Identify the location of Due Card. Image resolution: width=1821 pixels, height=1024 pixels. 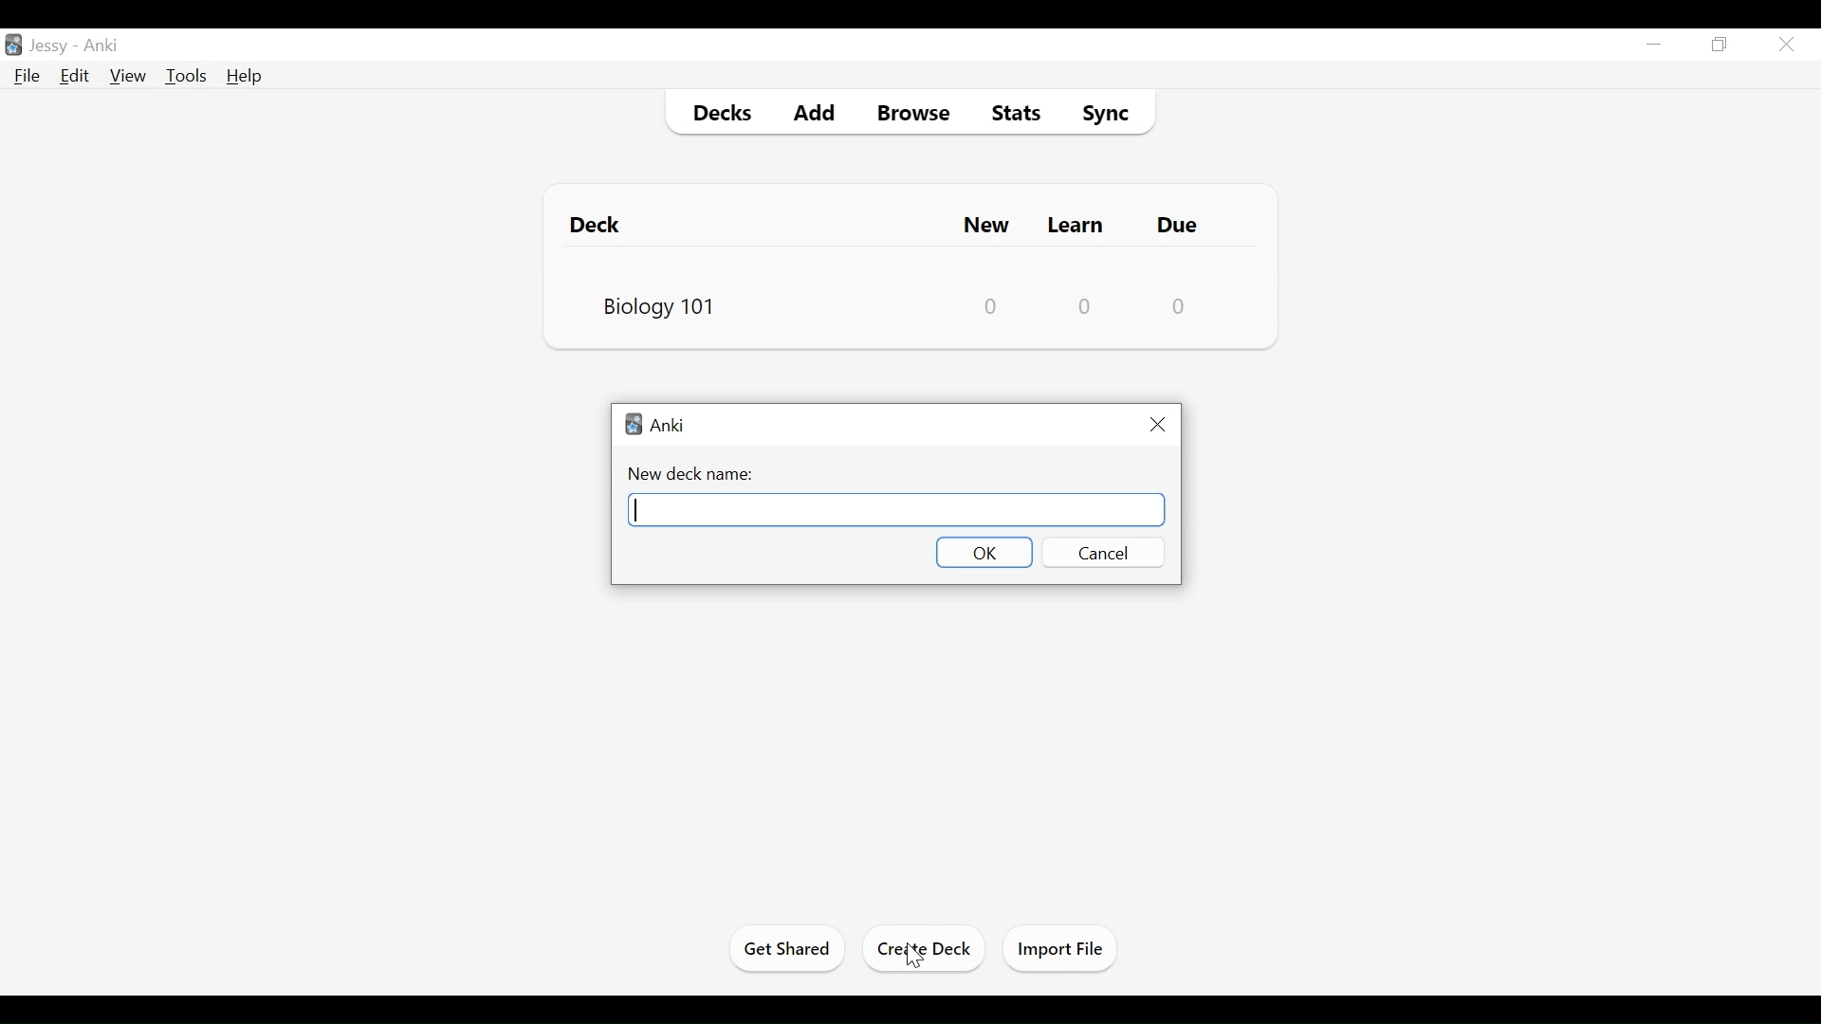
(1181, 226).